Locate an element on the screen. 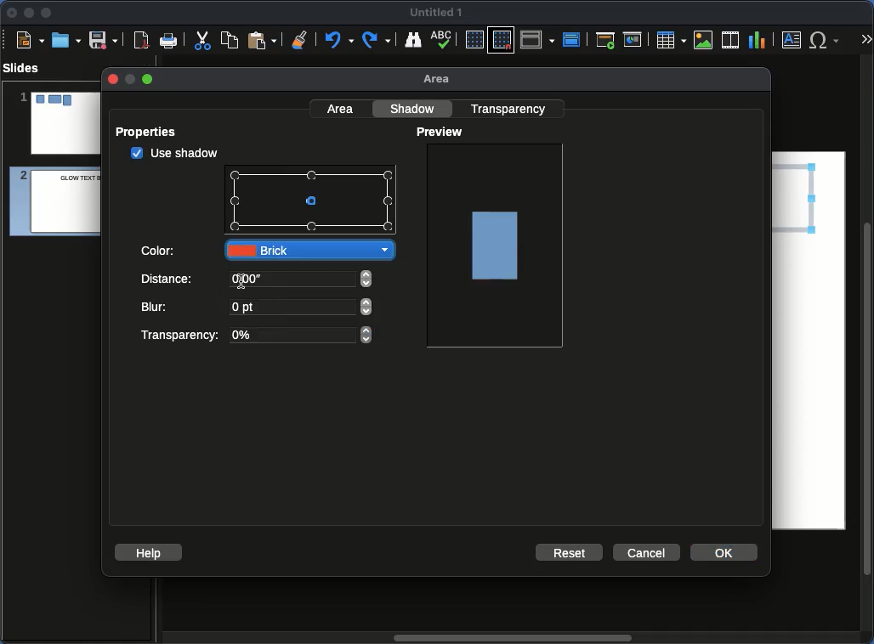  Blur is located at coordinates (258, 308).